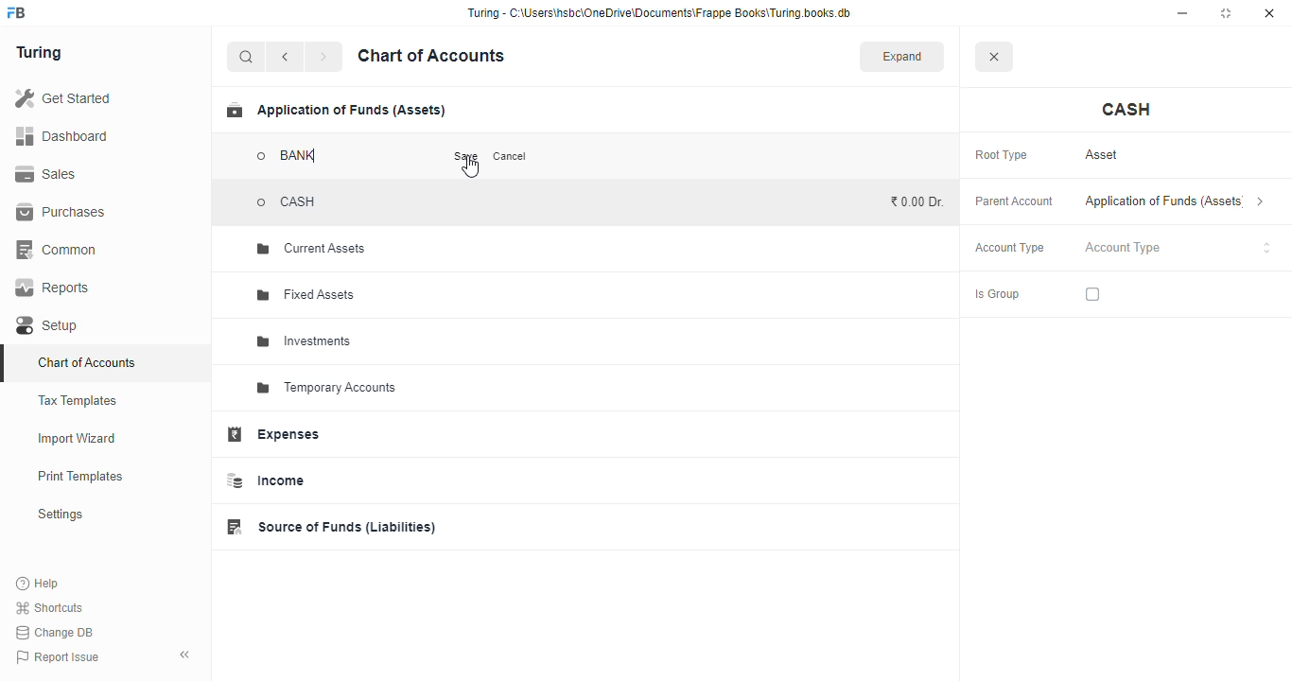 The height and width of the screenshot is (681, 1292). Describe the element at coordinates (272, 434) in the screenshot. I see `expenses` at that location.